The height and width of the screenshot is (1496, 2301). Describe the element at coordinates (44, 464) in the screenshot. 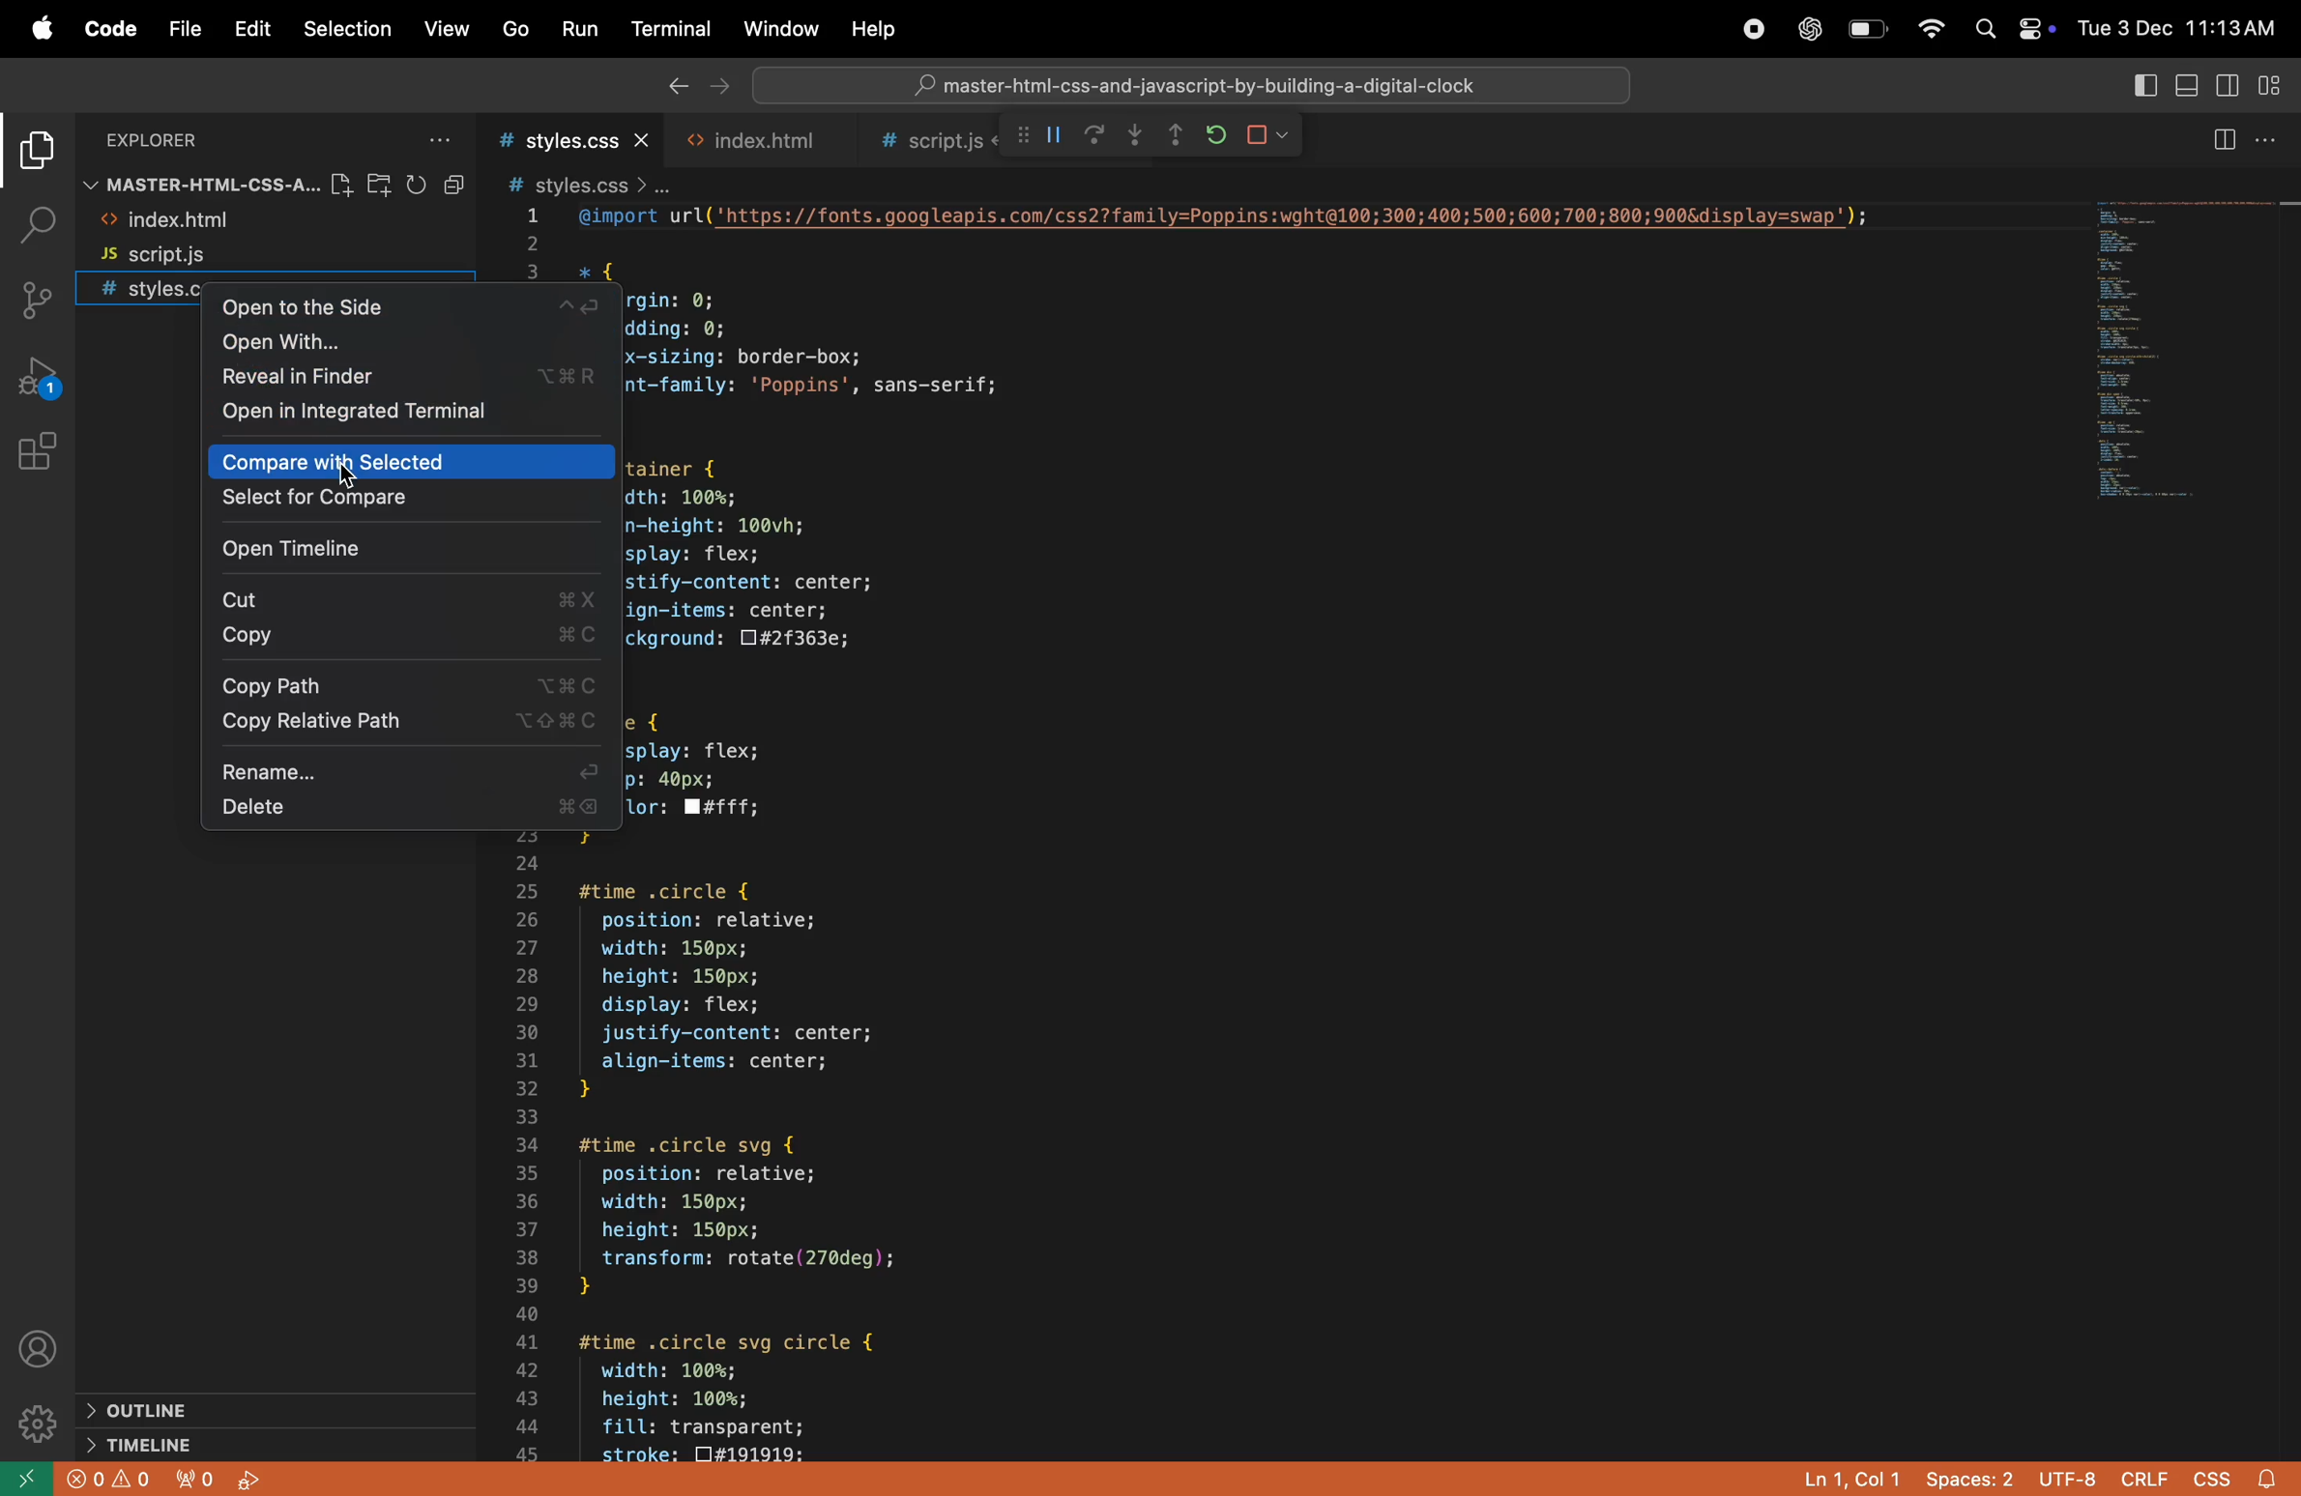

I see `extinsions` at that location.